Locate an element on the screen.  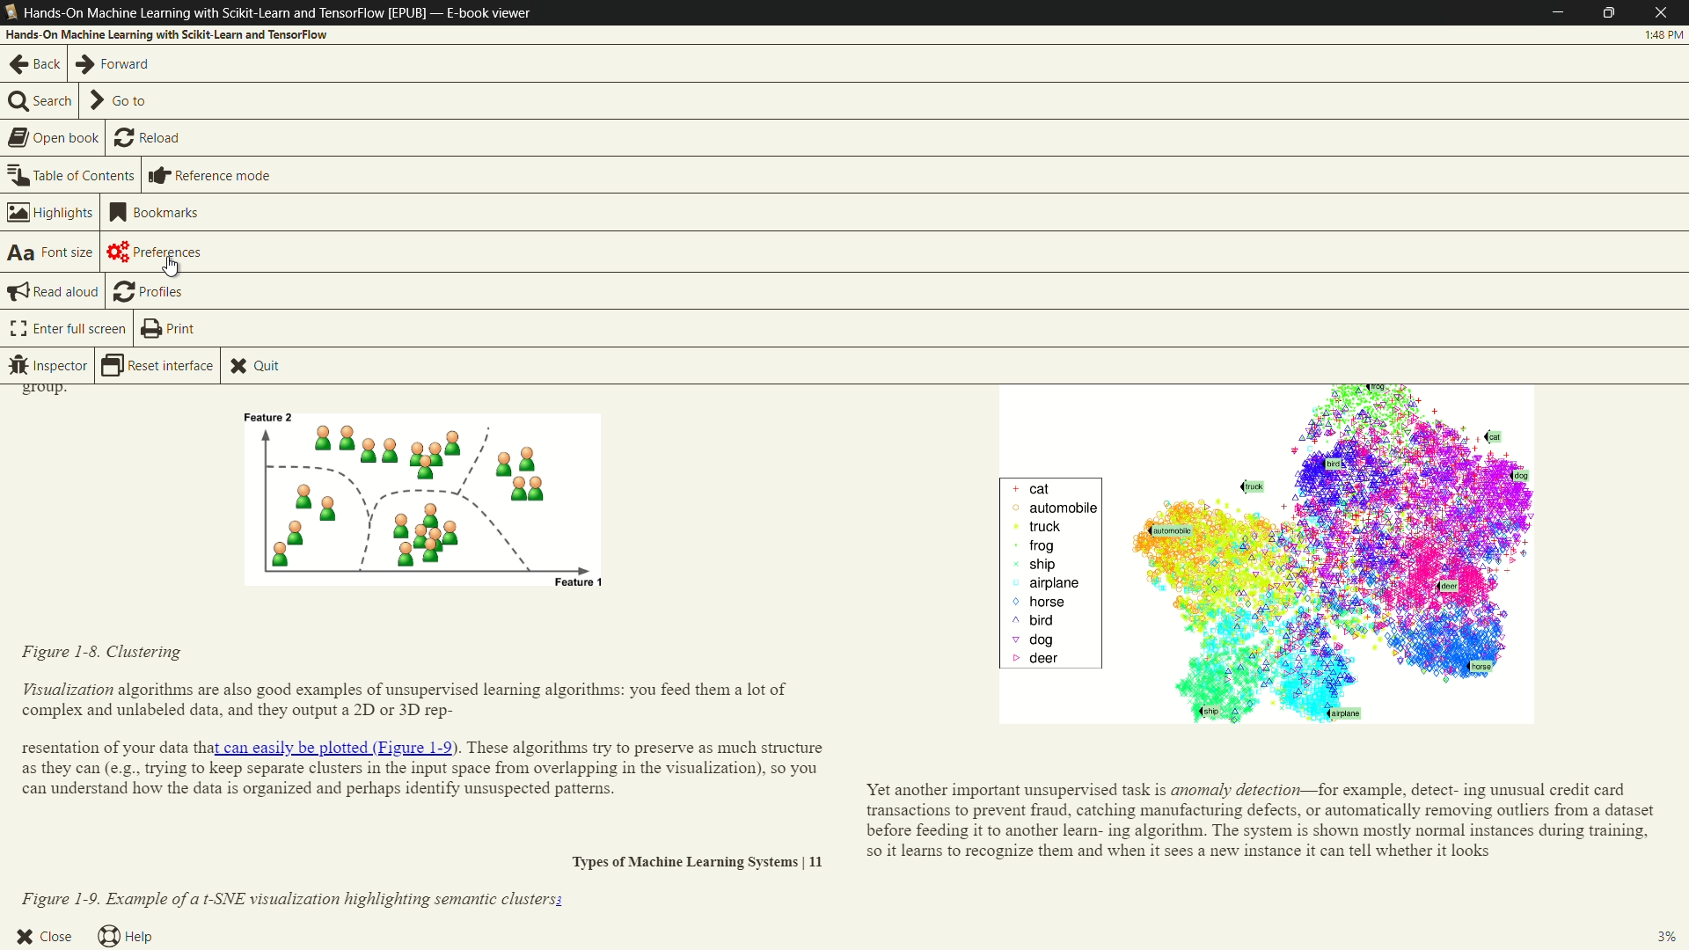
1:43 pm is located at coordinates (1664, 37).